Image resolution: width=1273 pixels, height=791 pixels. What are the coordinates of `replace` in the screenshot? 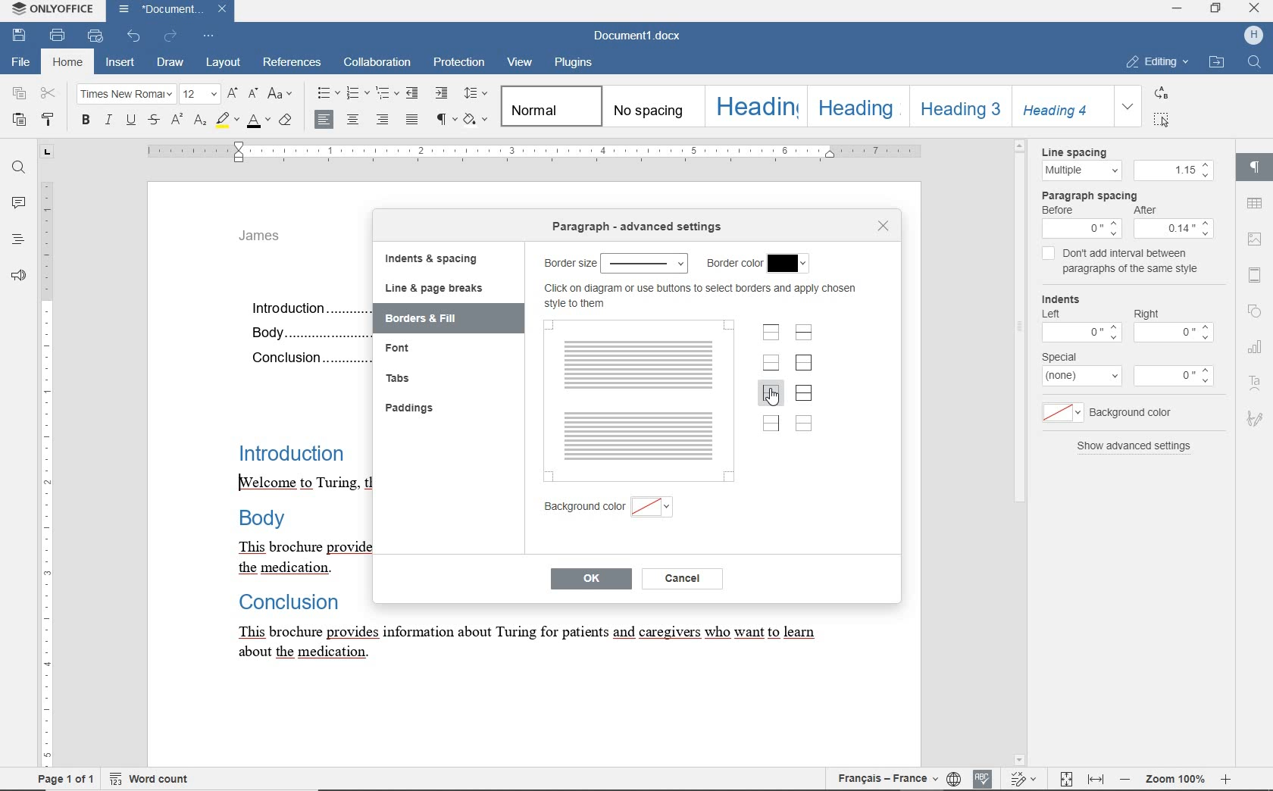 It's located at (1159, 95).